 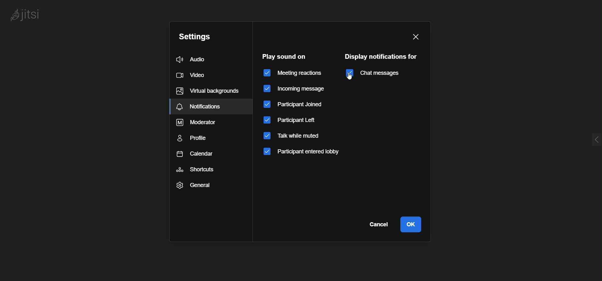 I want to click on expand, so click(x=585, y=135).